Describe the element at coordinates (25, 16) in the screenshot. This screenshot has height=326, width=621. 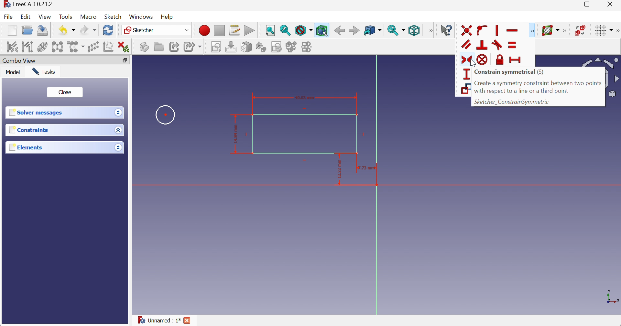
I see `Edit` at that location.